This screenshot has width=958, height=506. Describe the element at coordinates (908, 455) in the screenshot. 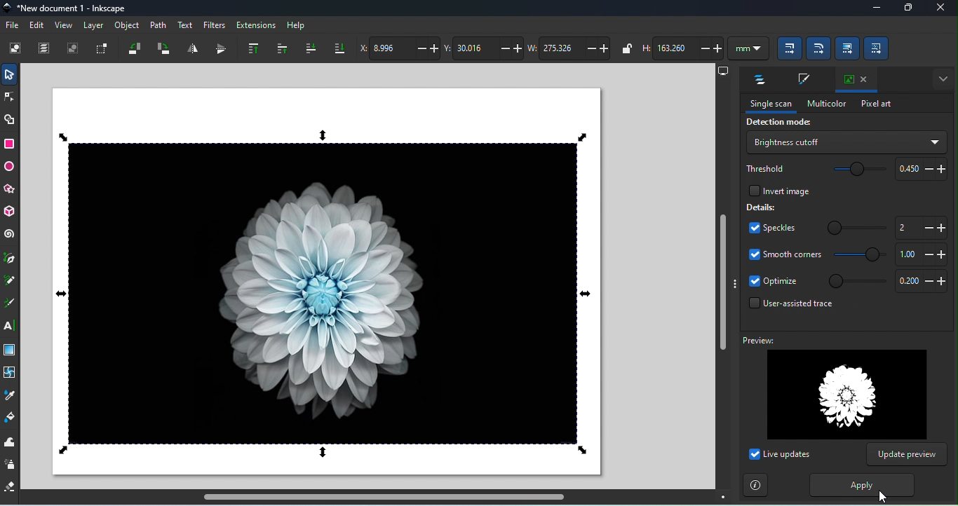

I see `Update preview` at that location.